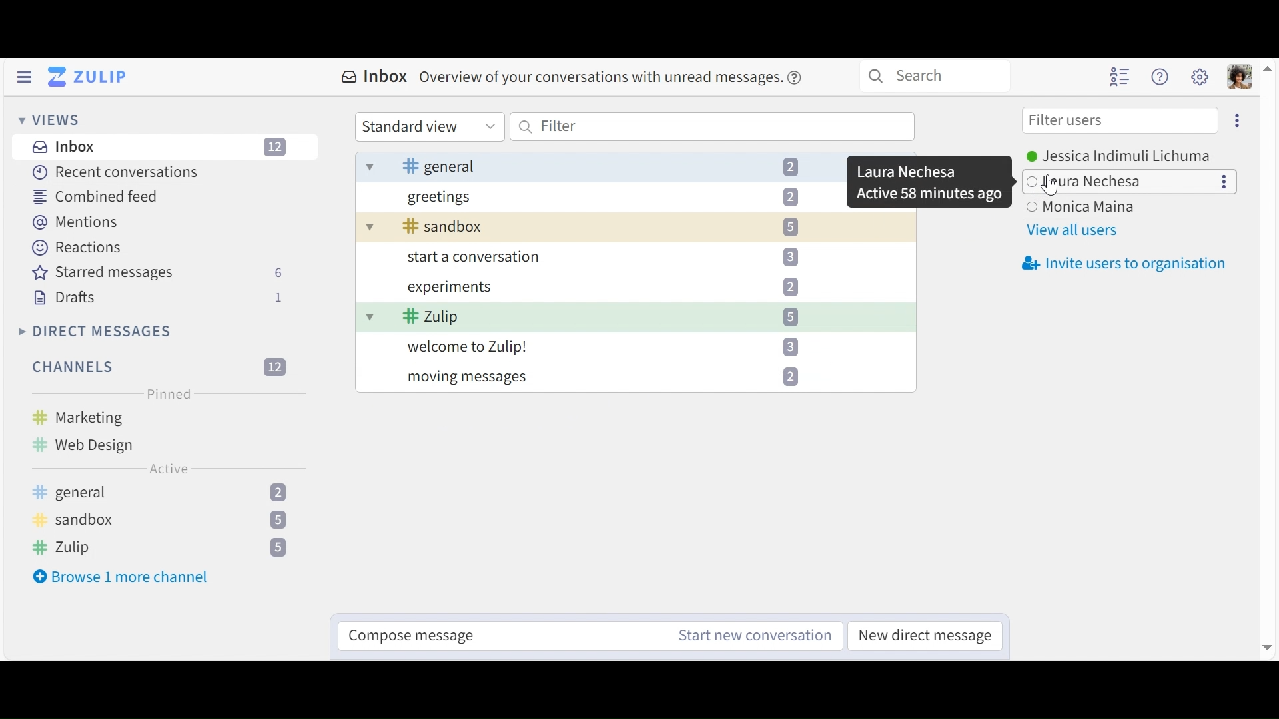  I want to click on sandbox, so click(162, 521).